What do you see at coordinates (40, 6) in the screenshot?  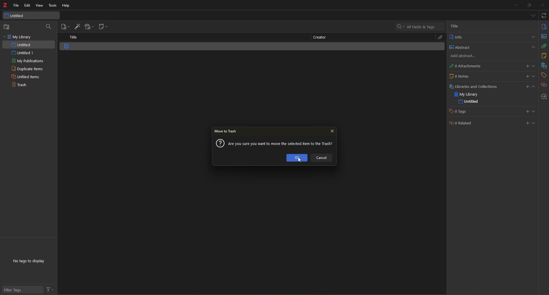 I see `view` at bounding box center [40, 6].